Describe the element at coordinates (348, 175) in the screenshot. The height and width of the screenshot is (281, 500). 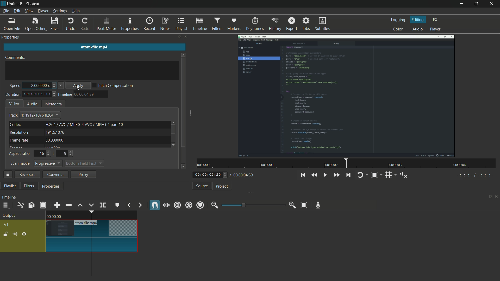
I see `skip to the next point` at that location.